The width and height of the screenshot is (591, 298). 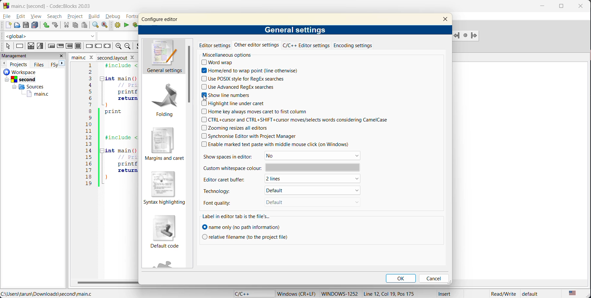 What do you see at coordinates (466, 36) in the screenshot?
I see `last jump` at bounding box center [466, 36].